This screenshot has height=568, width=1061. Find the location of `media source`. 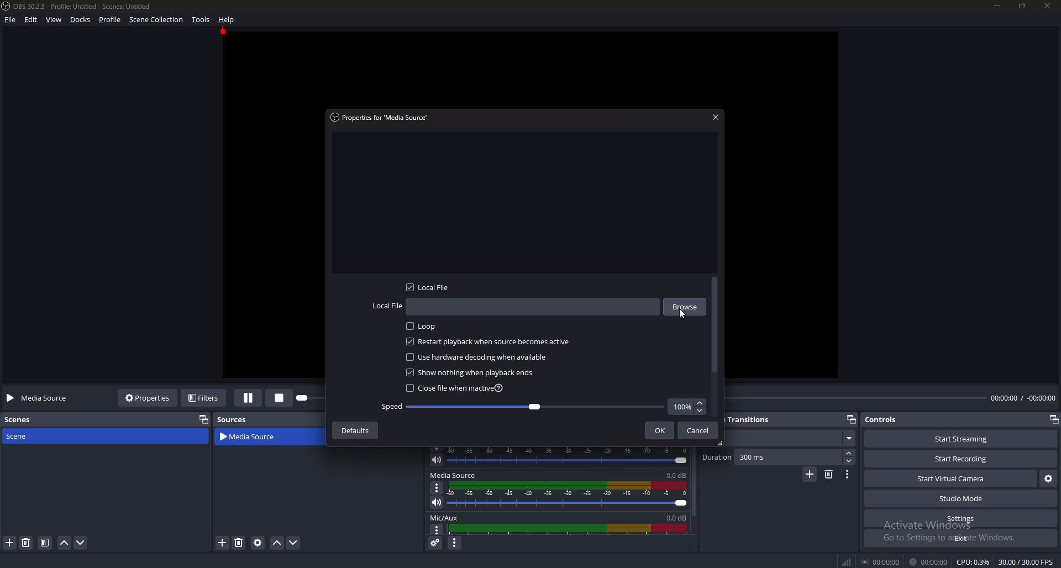

media source is located at coordinates (453, 475).